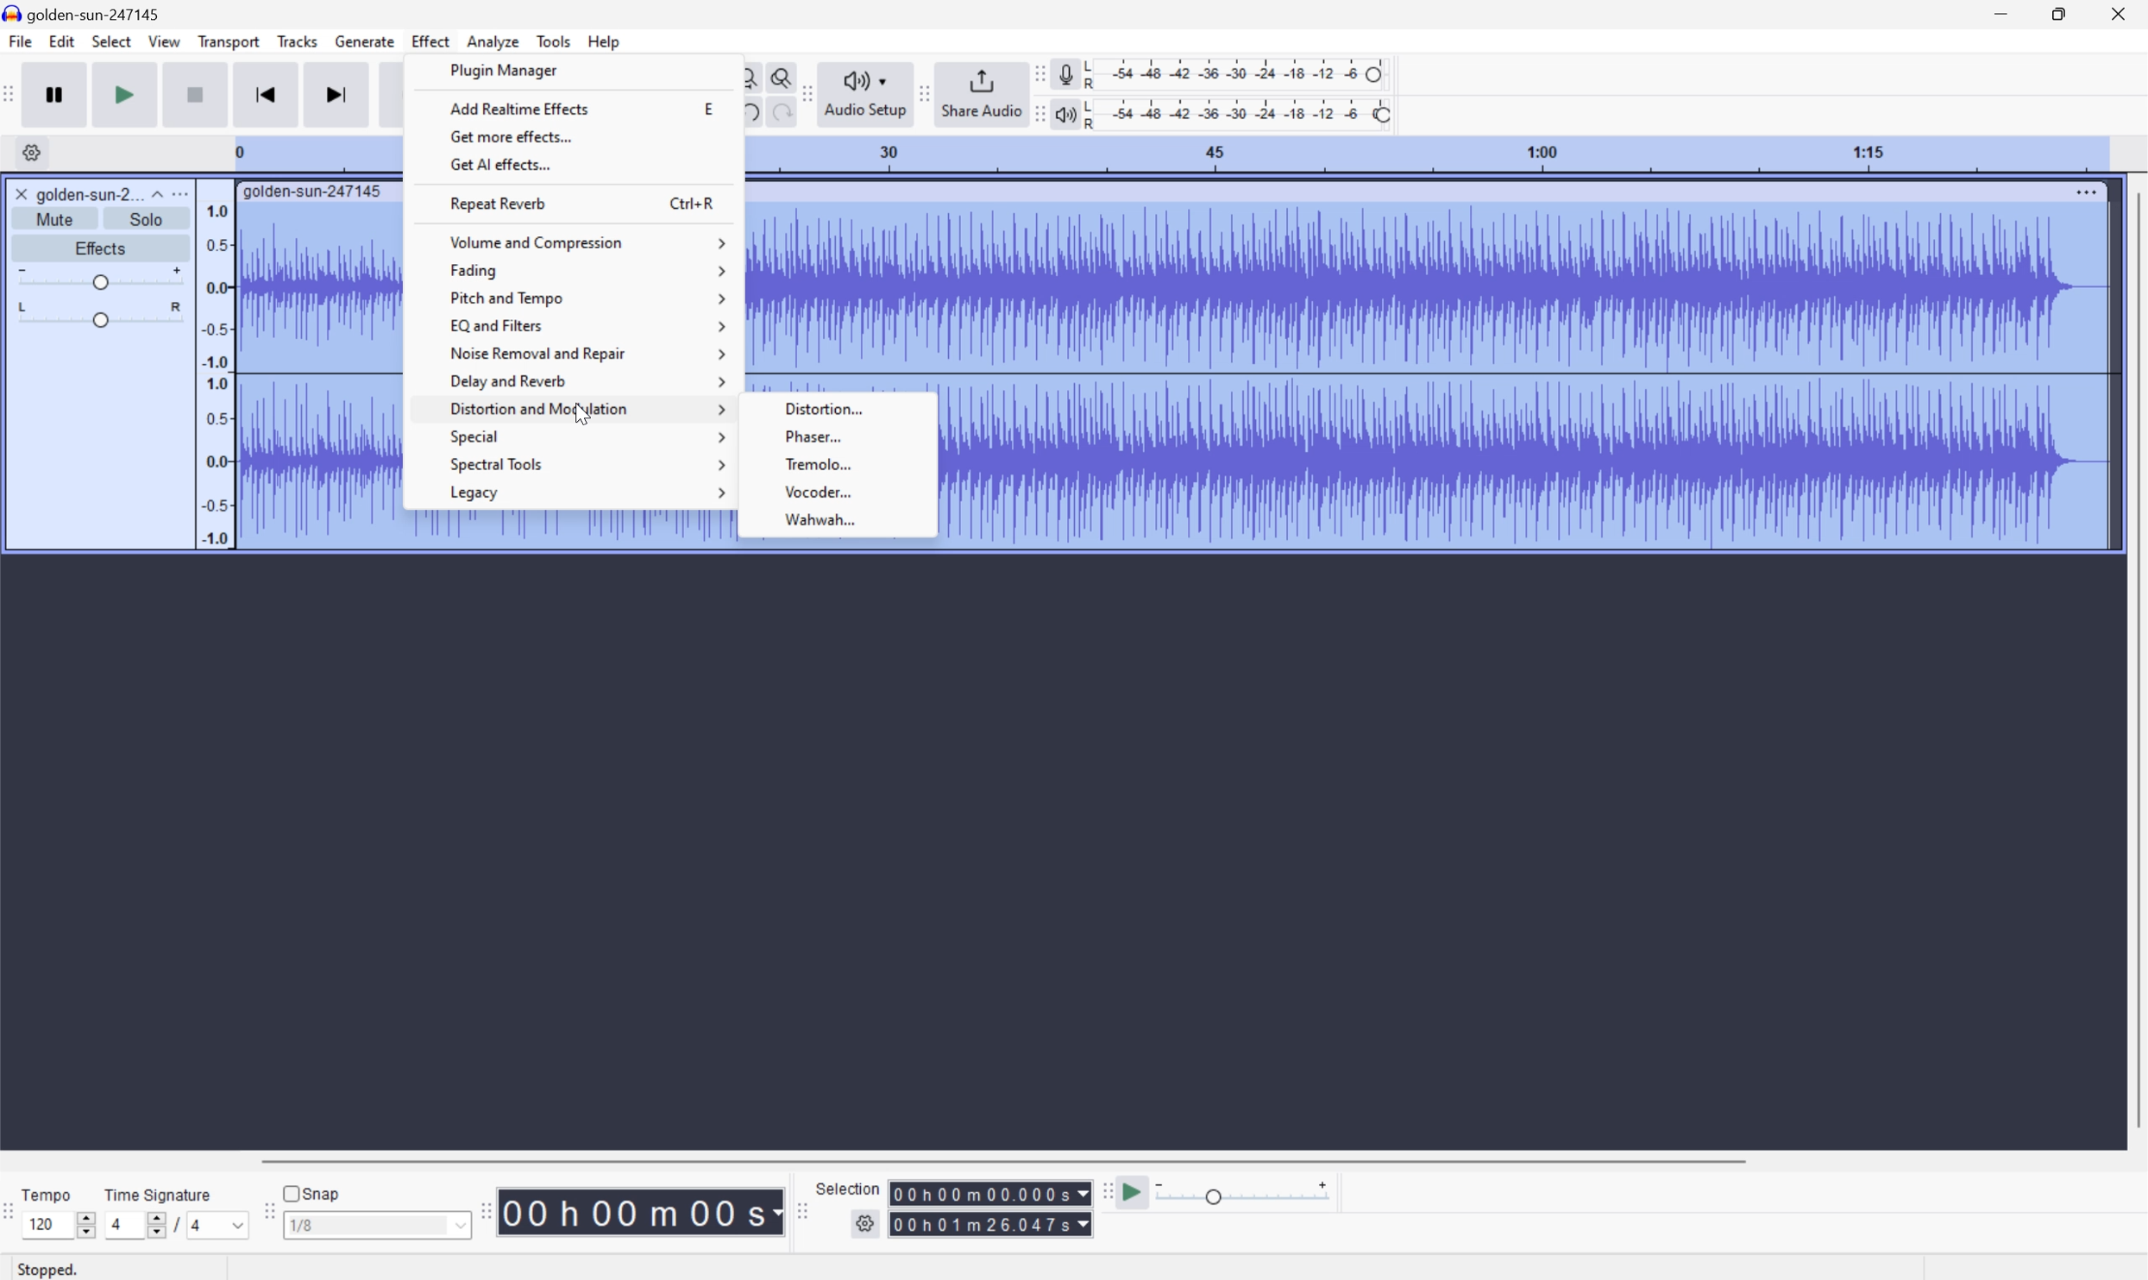 This screenshot has height=1280, width=2148. Describe the element at coordinates (100, 279) in the screenshot. I see `Slider` at that location.